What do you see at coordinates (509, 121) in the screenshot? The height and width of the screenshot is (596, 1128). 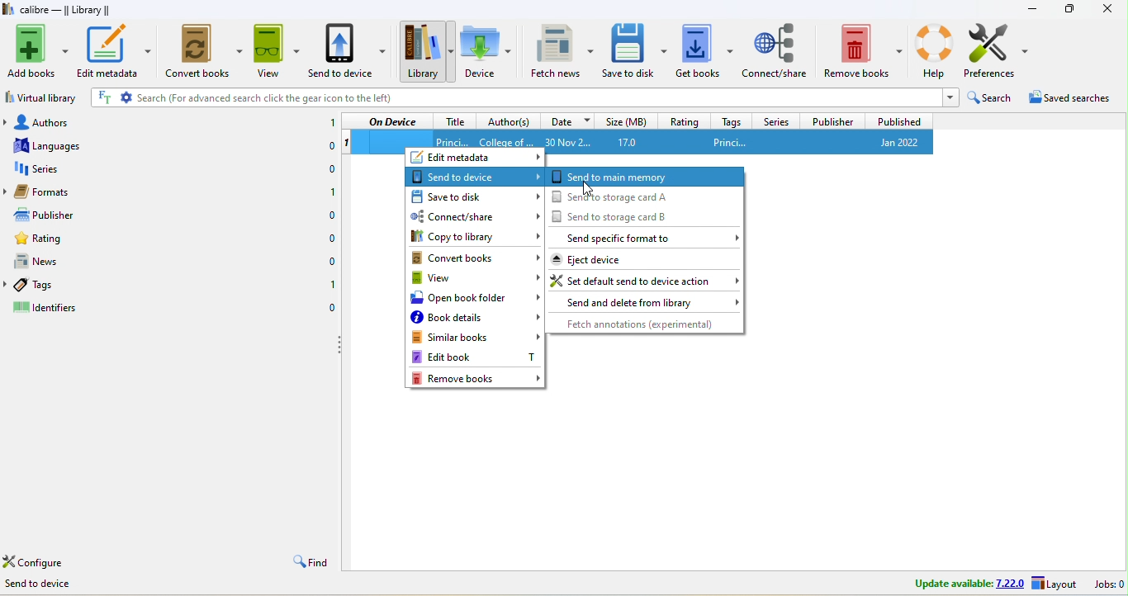 I see `author(s)` at bounding box center [509, 121].